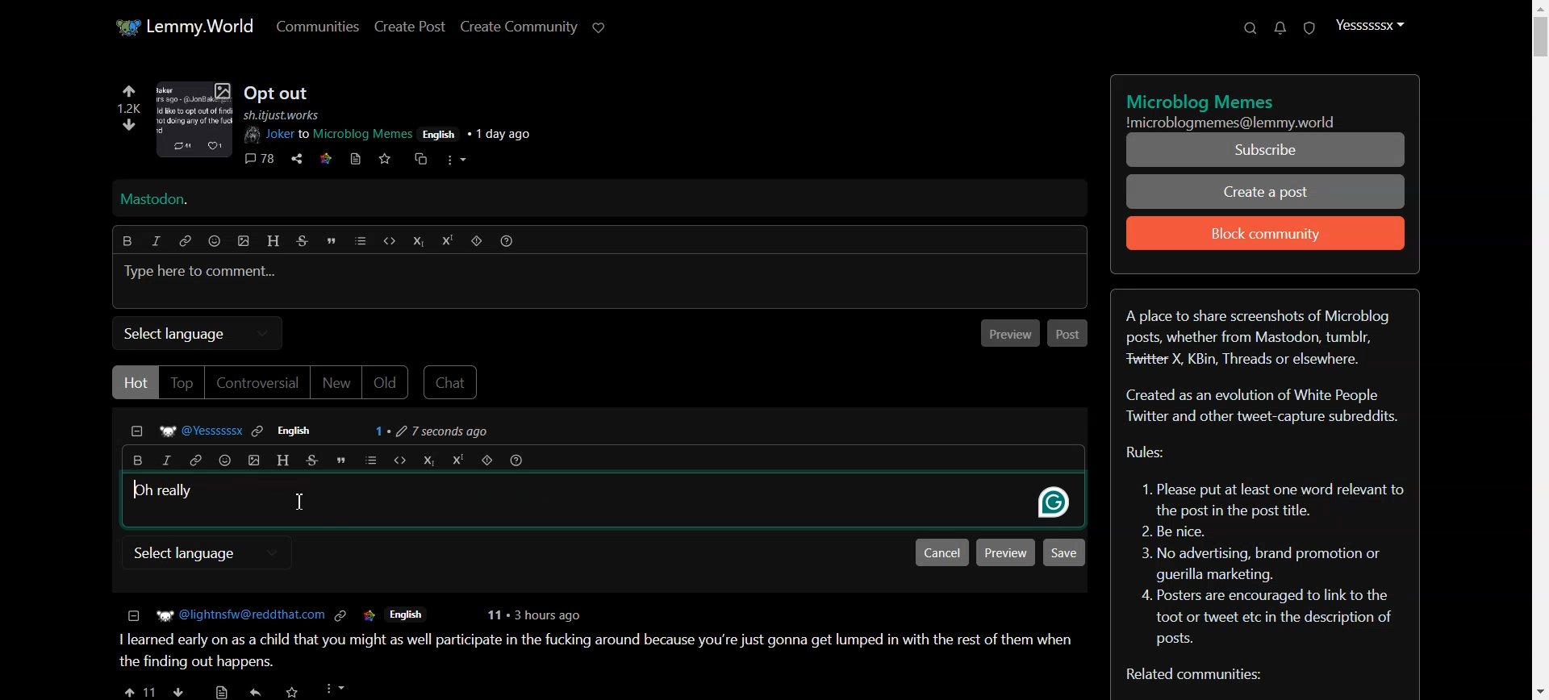 Image resolution: width=1549 pixels, height=700 pixels. What do you see at coordinates (454, 381) in the screenshot?
I see `Chat` at bounding box center [454, 381].